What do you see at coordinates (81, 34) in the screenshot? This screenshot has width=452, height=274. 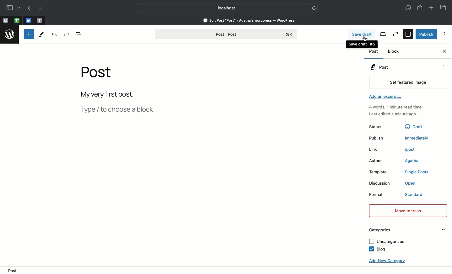 I see `Document overview` at bounding box center [81, 34].